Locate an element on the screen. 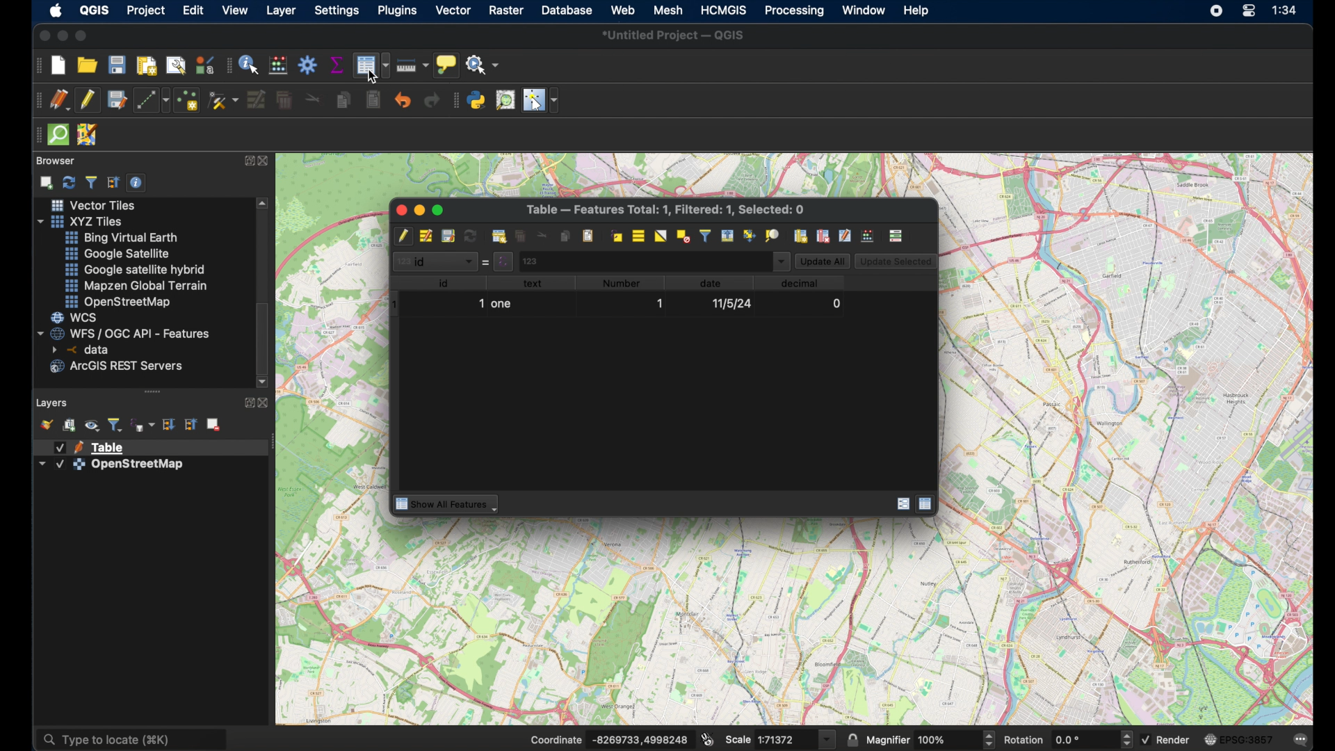 The width and height of the screenshot is (1335, 751). scroll up arrow is located at coordinates (262, 202).